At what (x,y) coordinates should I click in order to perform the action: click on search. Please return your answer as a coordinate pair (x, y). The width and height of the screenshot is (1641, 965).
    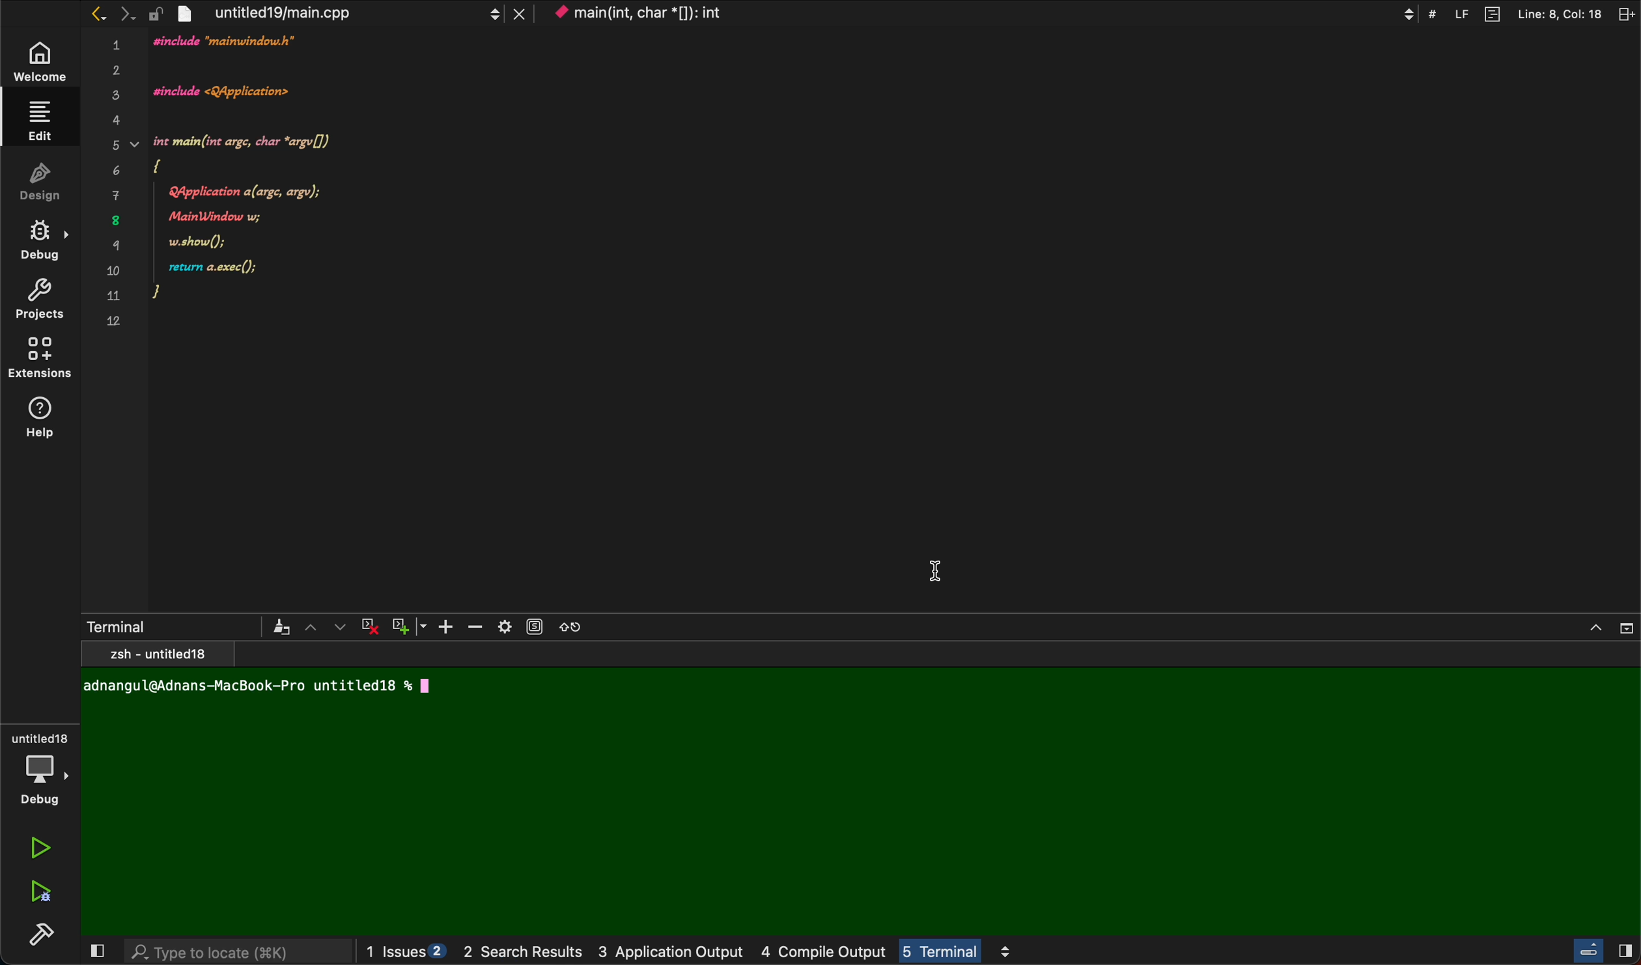
    Looking at the image, I should click on (237, 953).